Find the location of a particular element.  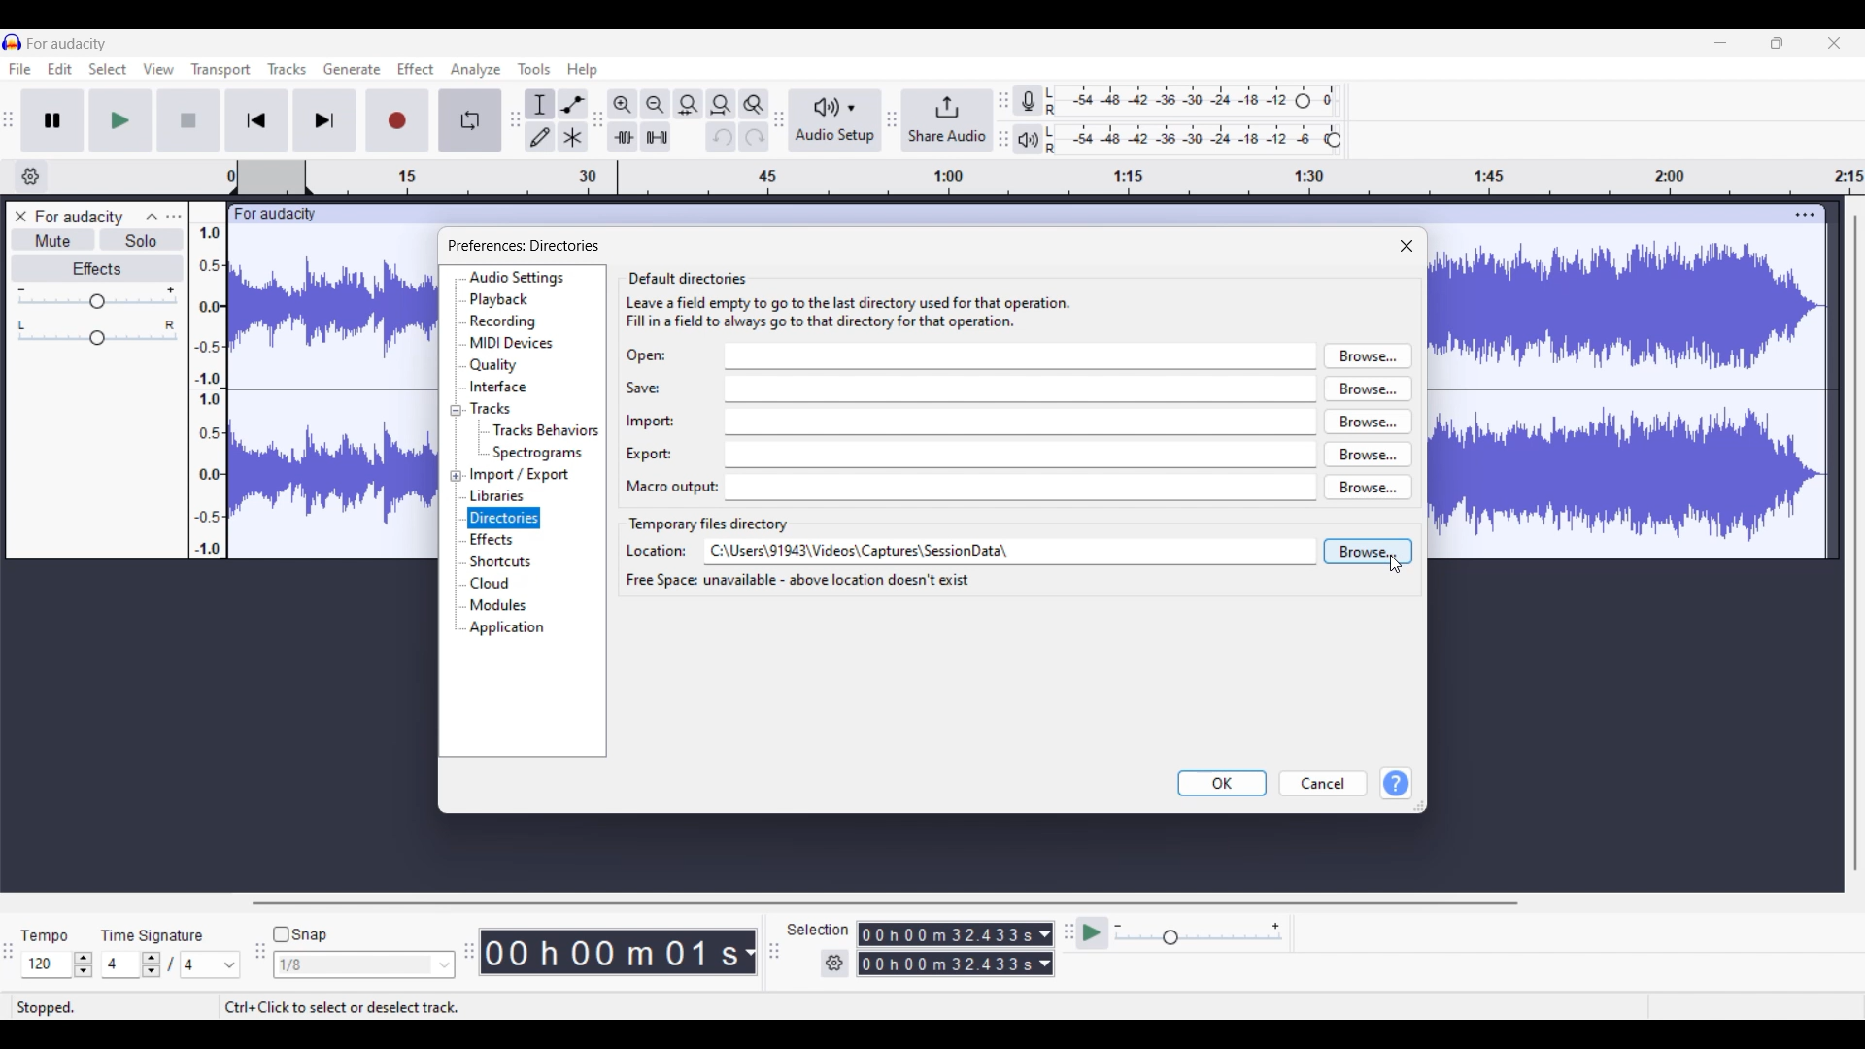

Fit selection to width is located at coordinates (689, 104).